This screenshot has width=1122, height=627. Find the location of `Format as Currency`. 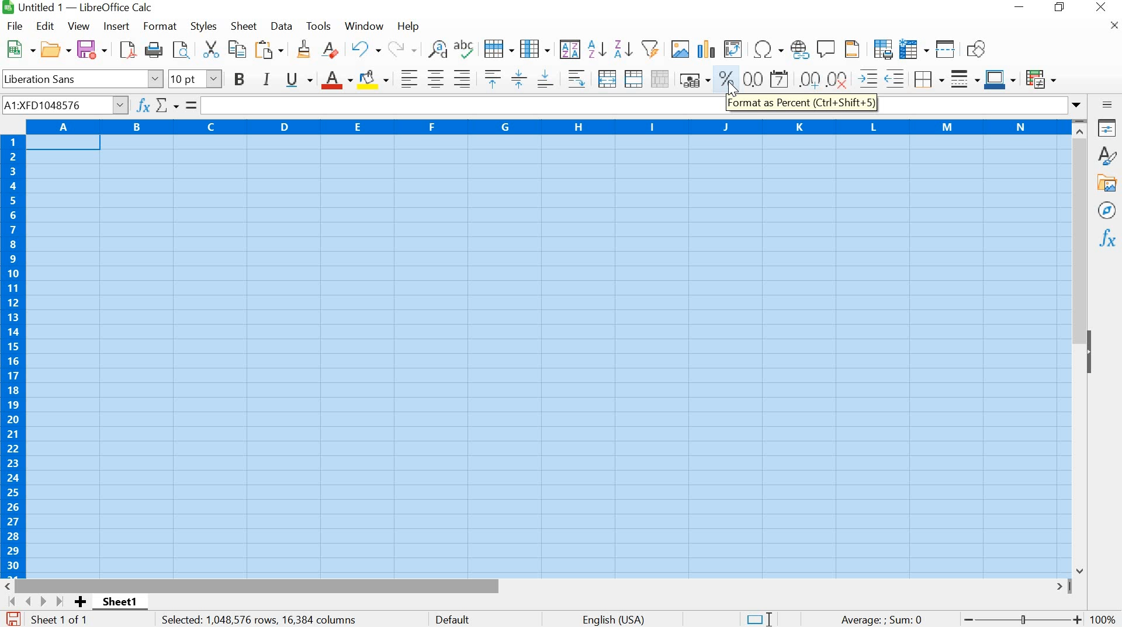

Format as Currency is located at coordinates (693, 79).